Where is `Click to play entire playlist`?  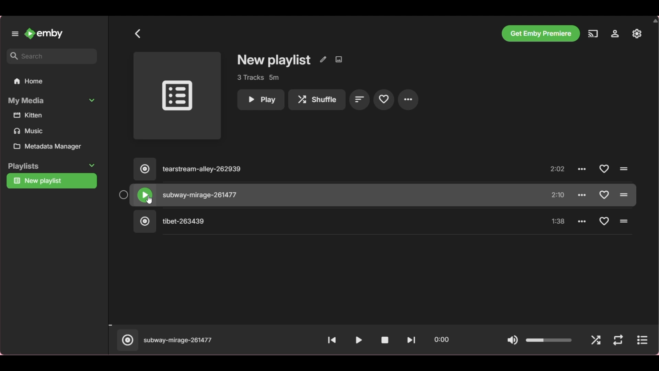
Click to play entire playlist is located at coordinates (177, 96).